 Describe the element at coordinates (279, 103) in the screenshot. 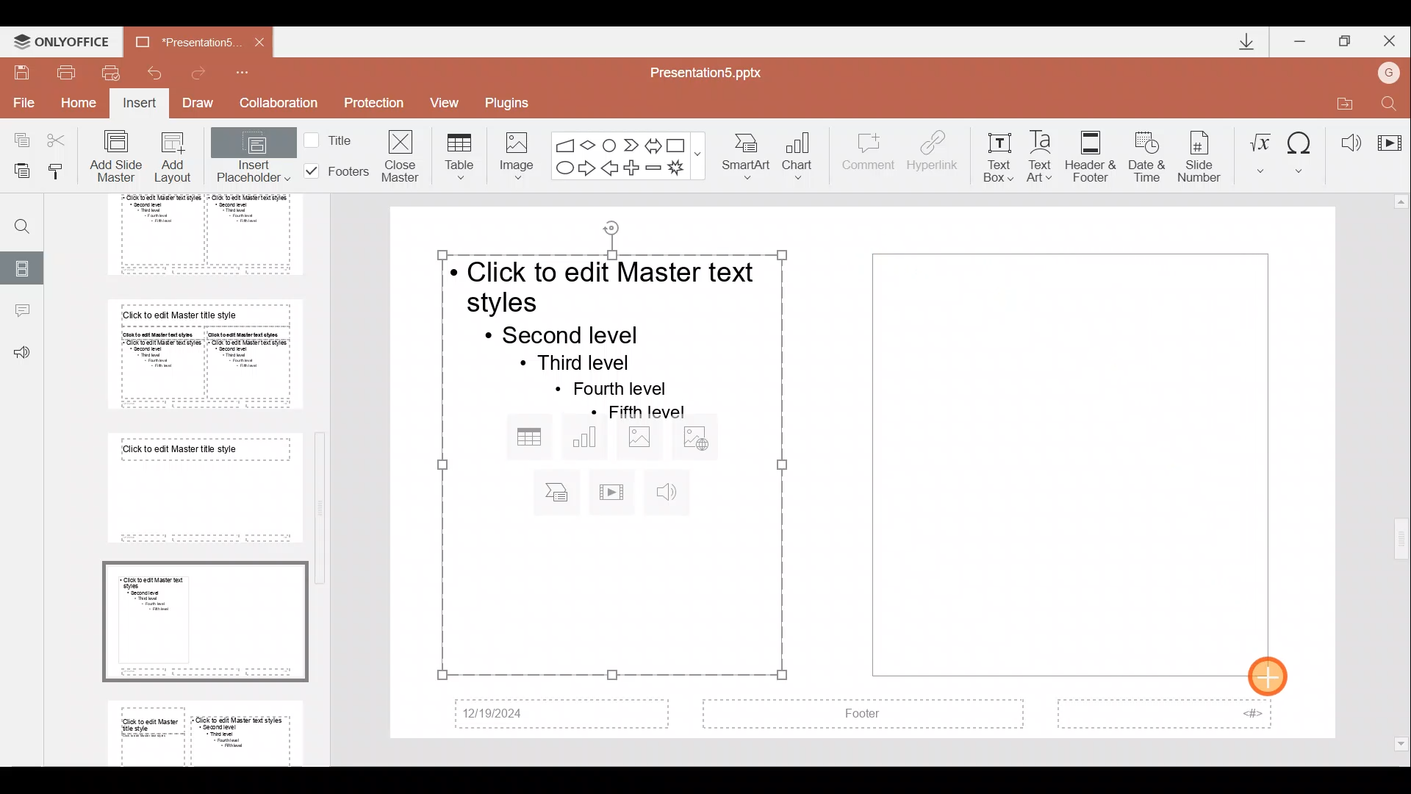

I see `Collaboration` at that location.